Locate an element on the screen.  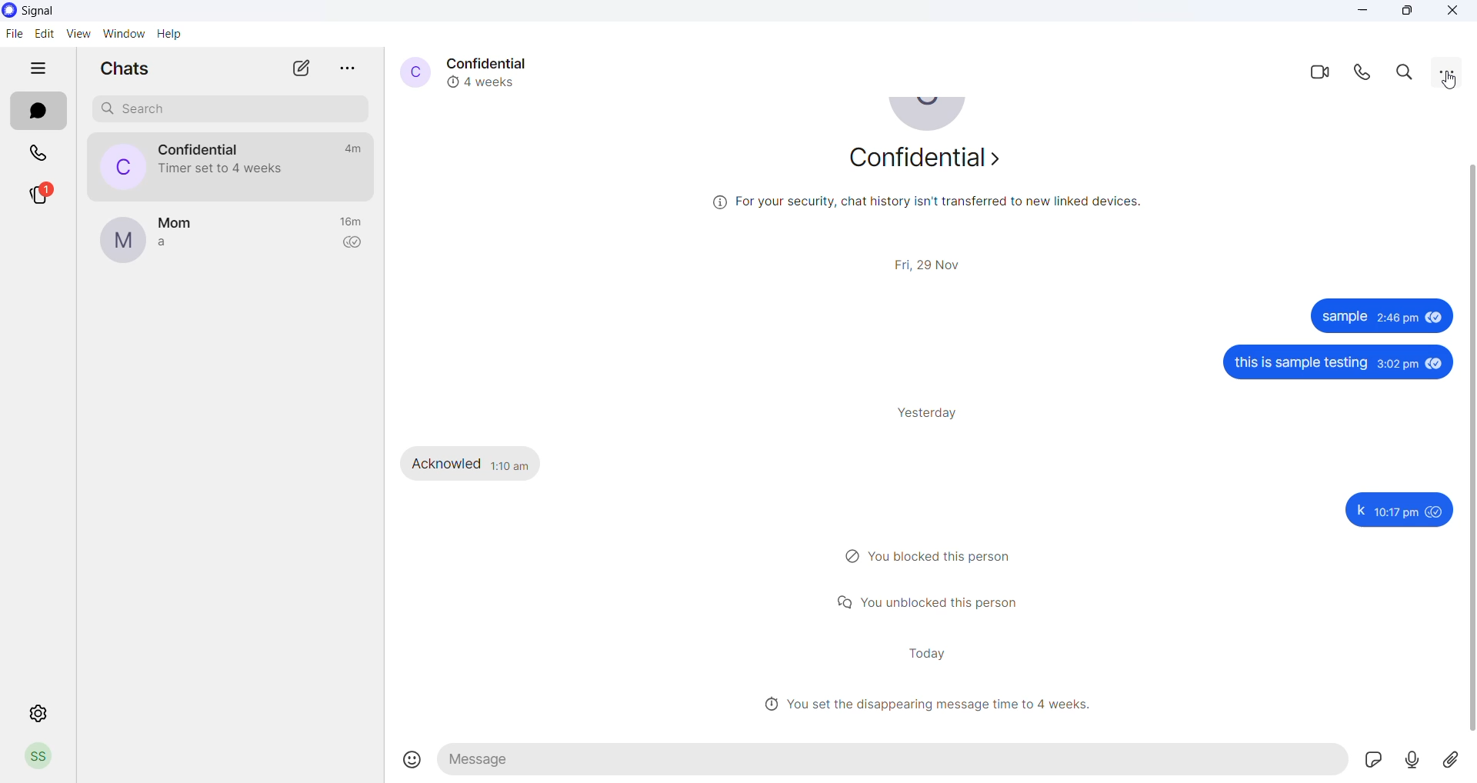
emojis is located at coordinates (412, 758).